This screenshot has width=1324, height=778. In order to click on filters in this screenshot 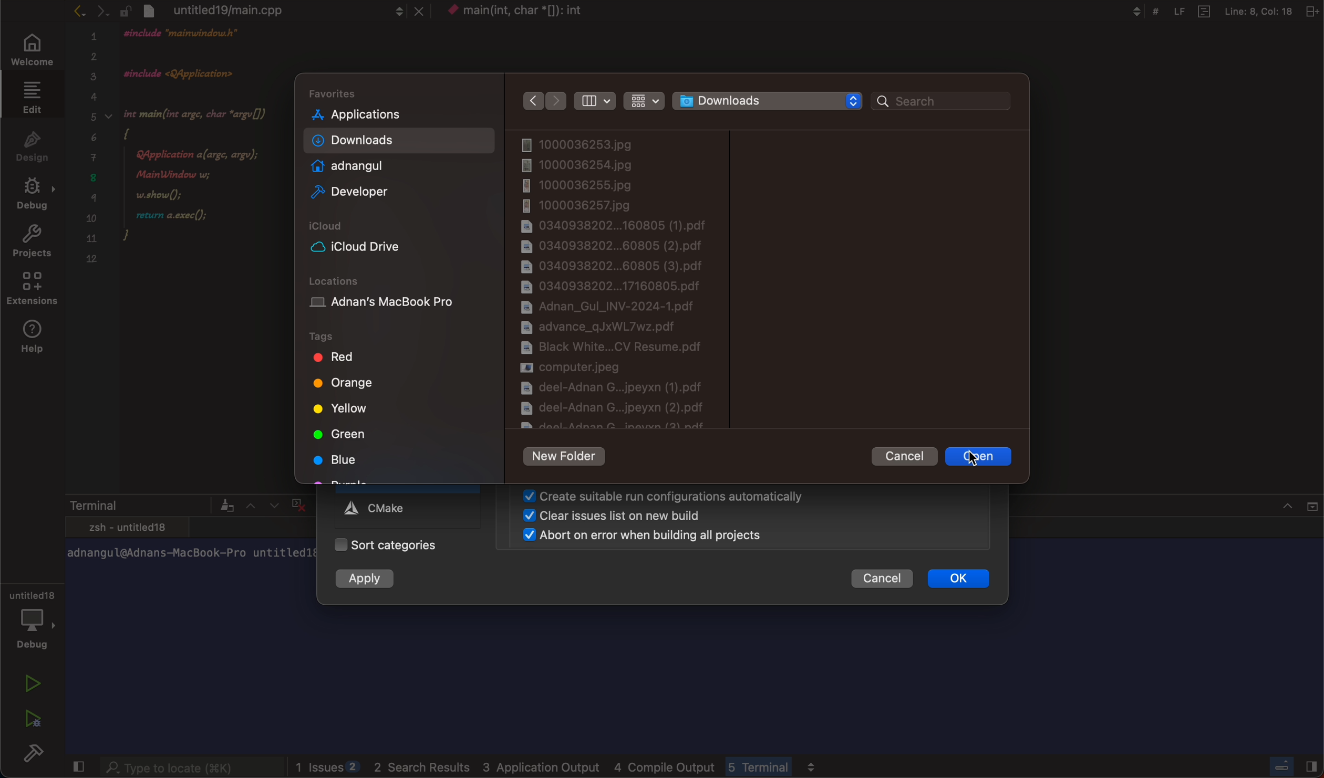, I will do `click(617, 100)`.